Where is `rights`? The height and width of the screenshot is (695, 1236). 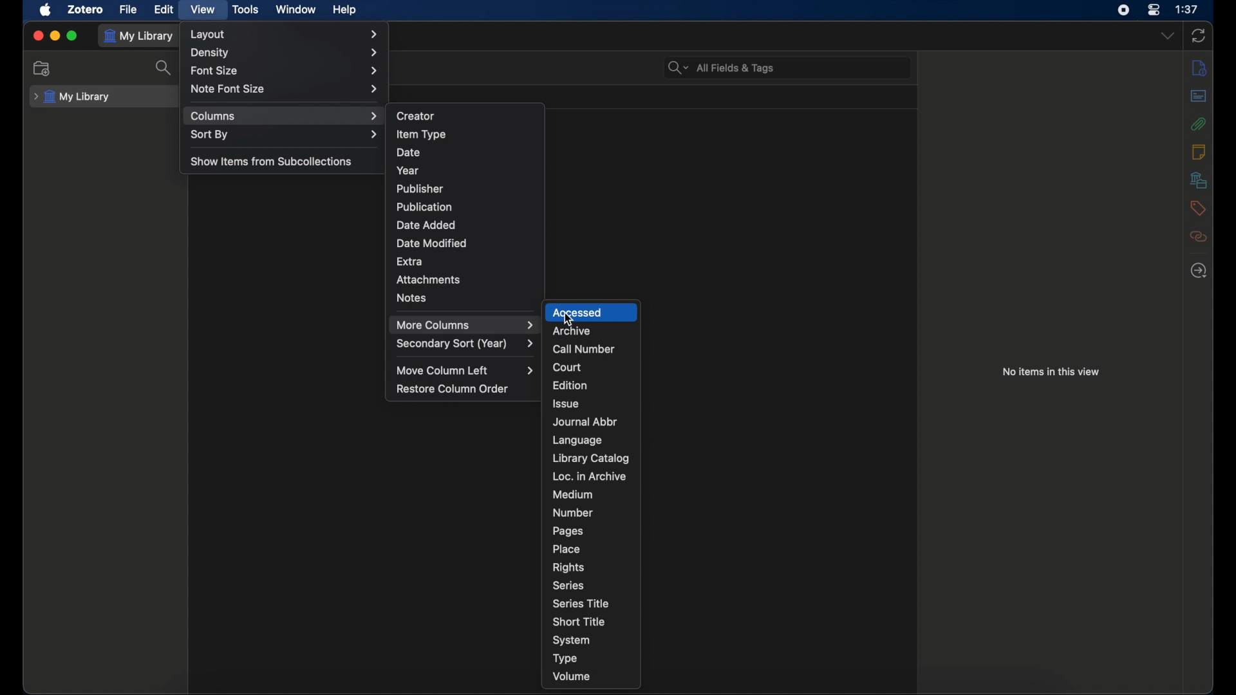 rights is located at coordinates (568, 567).